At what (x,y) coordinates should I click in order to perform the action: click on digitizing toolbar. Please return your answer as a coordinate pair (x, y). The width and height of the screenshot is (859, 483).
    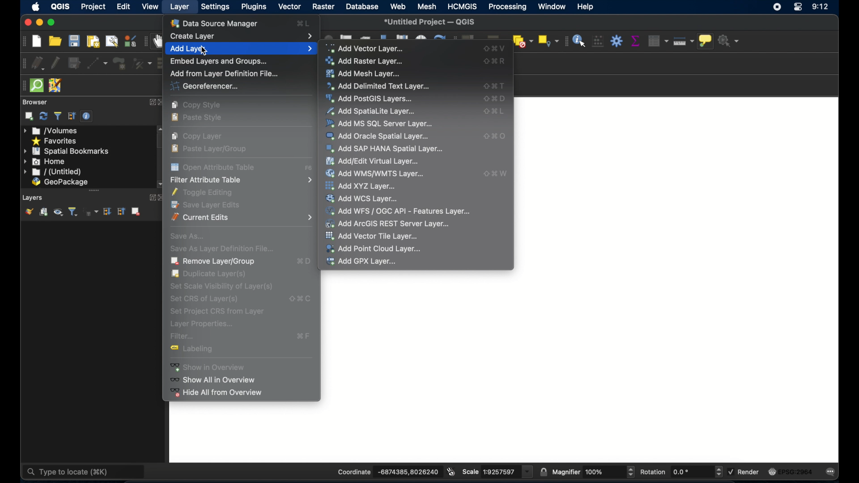
    Looking at the image, I should click on (21, 63).